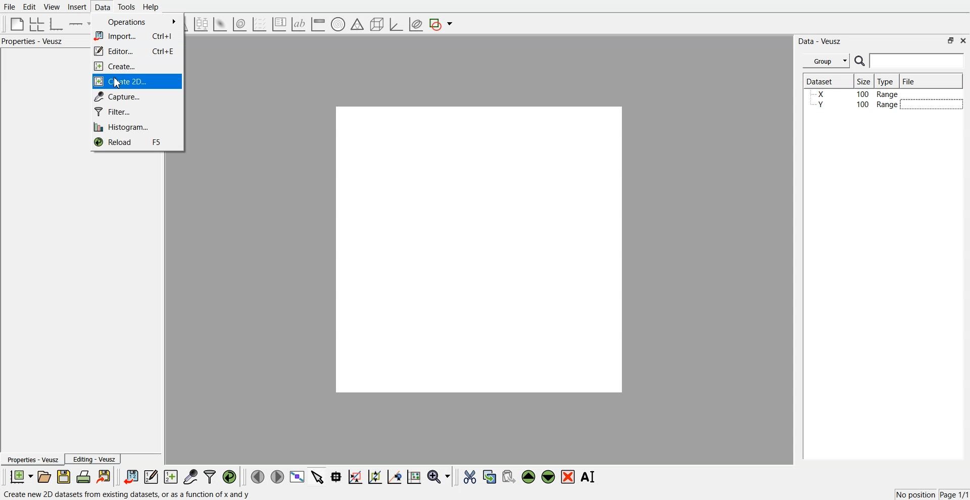 This screenshot has height=500, width=970. I want to click on Reload linked dataset, so click(229, 477).